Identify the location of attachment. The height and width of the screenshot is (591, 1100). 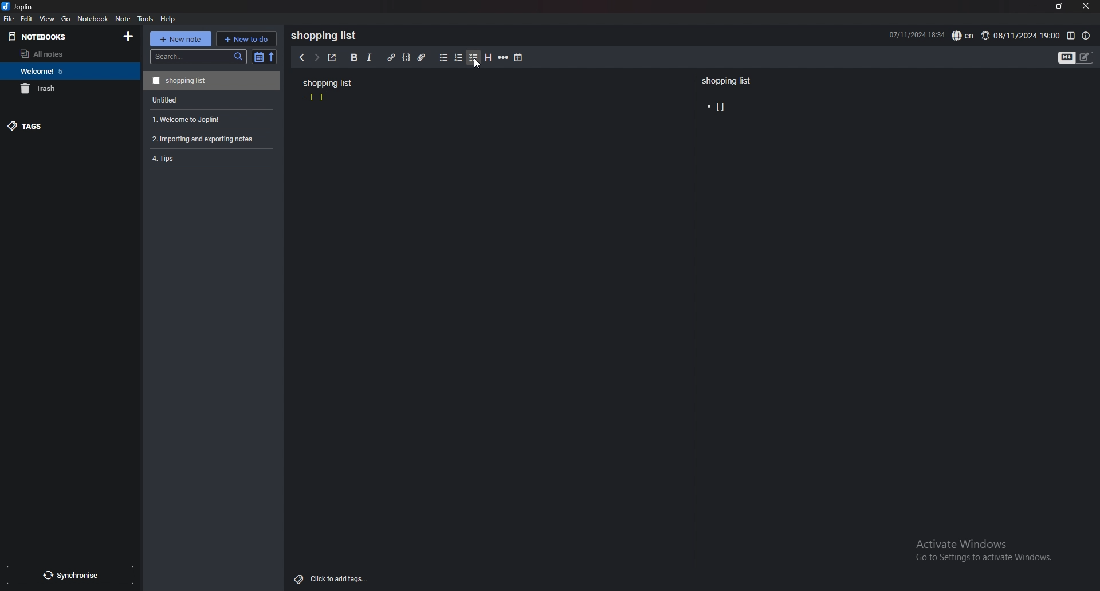
(423, 58).